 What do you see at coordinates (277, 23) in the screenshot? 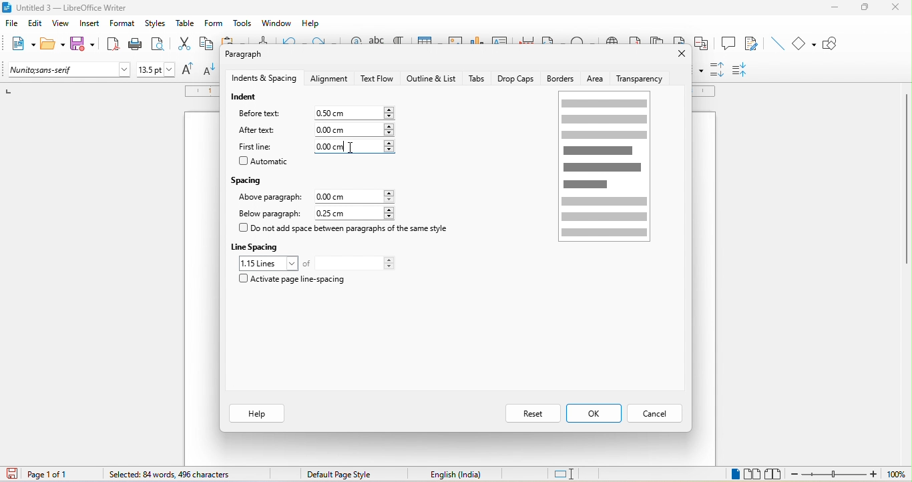
I see `window` at bounding box center [277, 23].